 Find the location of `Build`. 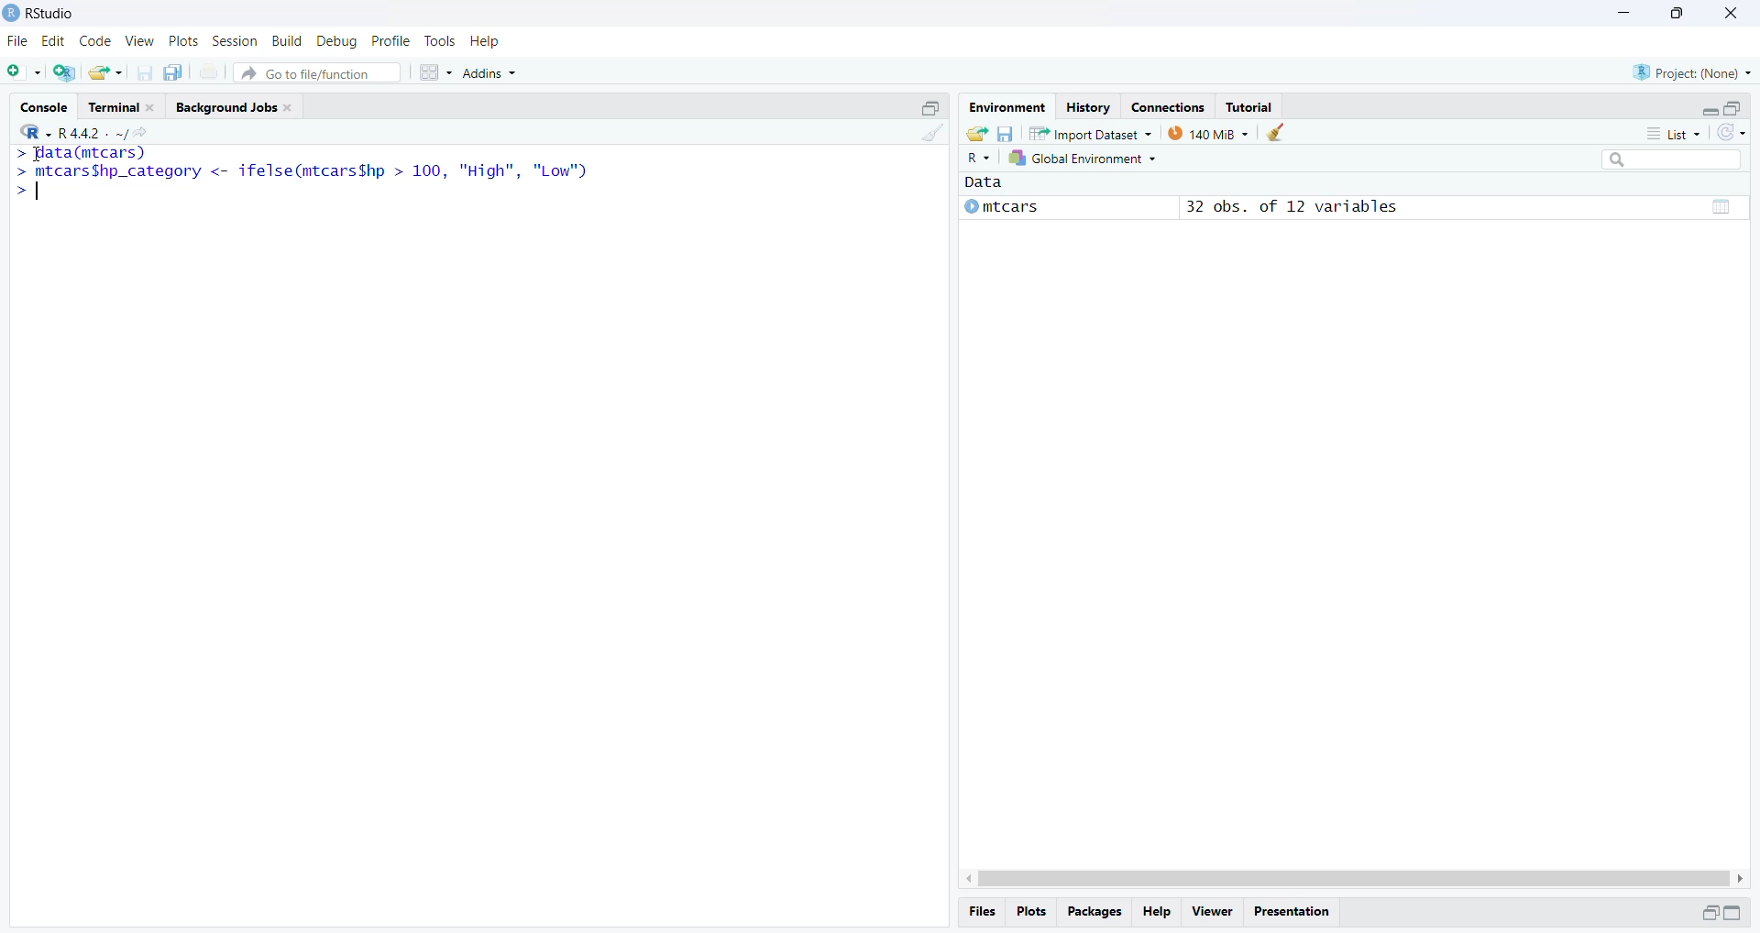

Build is located at coordinates (289, 41).